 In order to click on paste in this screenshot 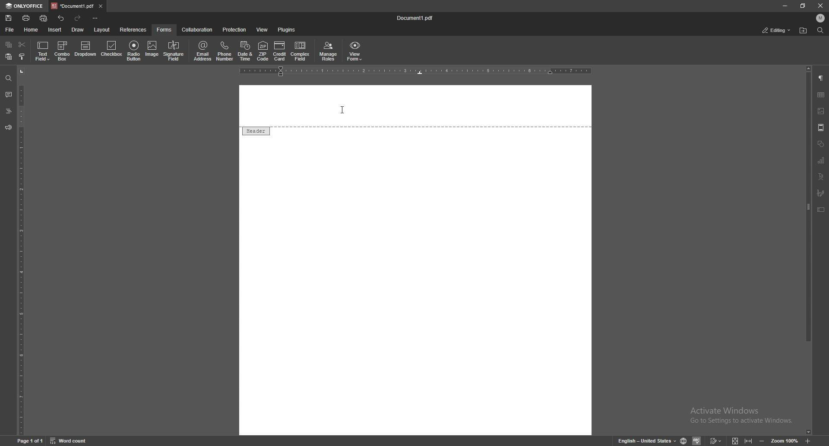, I will do `click(9, 57)`.